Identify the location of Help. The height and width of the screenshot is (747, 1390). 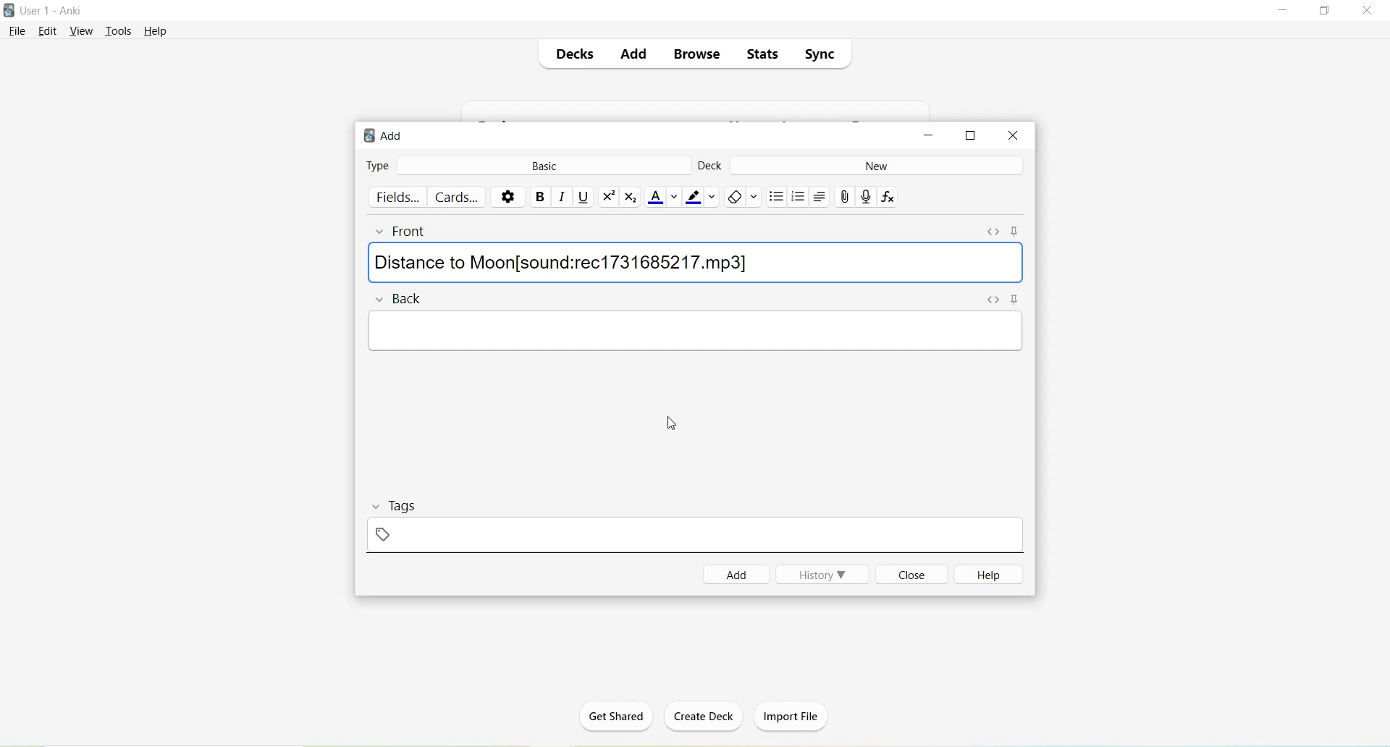
(156, 32).